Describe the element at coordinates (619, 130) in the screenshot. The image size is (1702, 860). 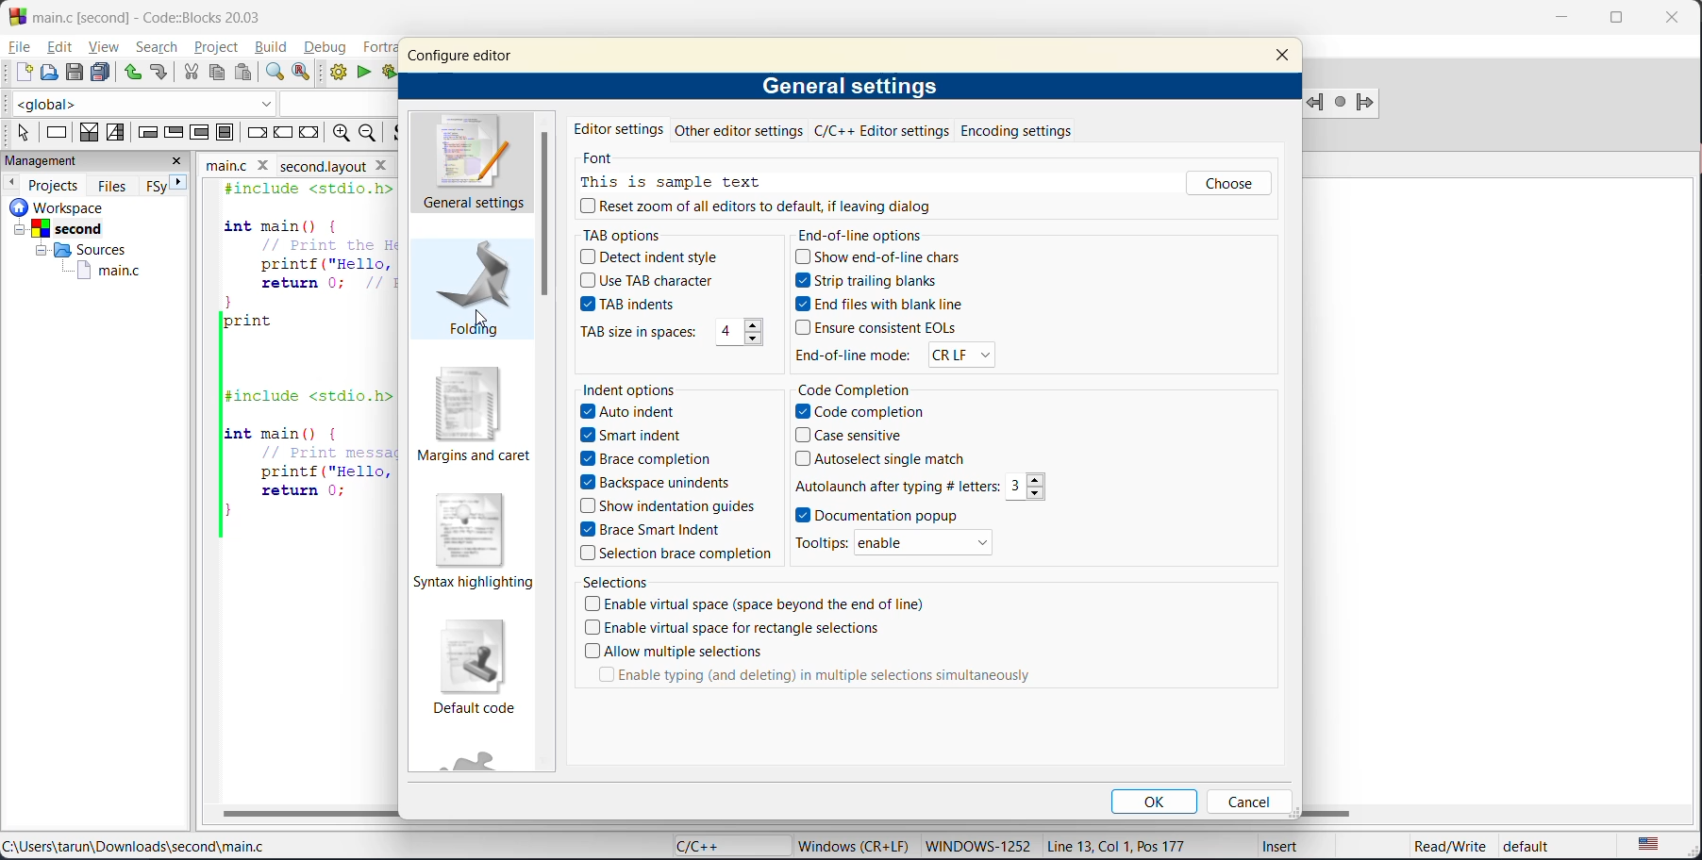
I see `editor settings` at that location.